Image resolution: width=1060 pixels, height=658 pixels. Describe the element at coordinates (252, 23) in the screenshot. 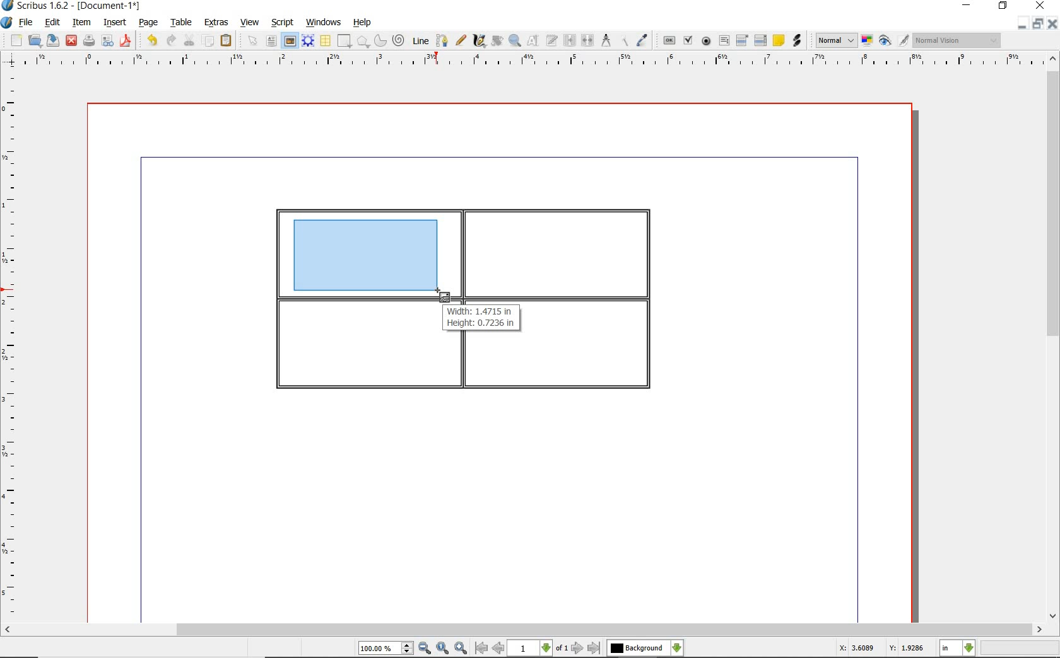

I see `view ` at that location.